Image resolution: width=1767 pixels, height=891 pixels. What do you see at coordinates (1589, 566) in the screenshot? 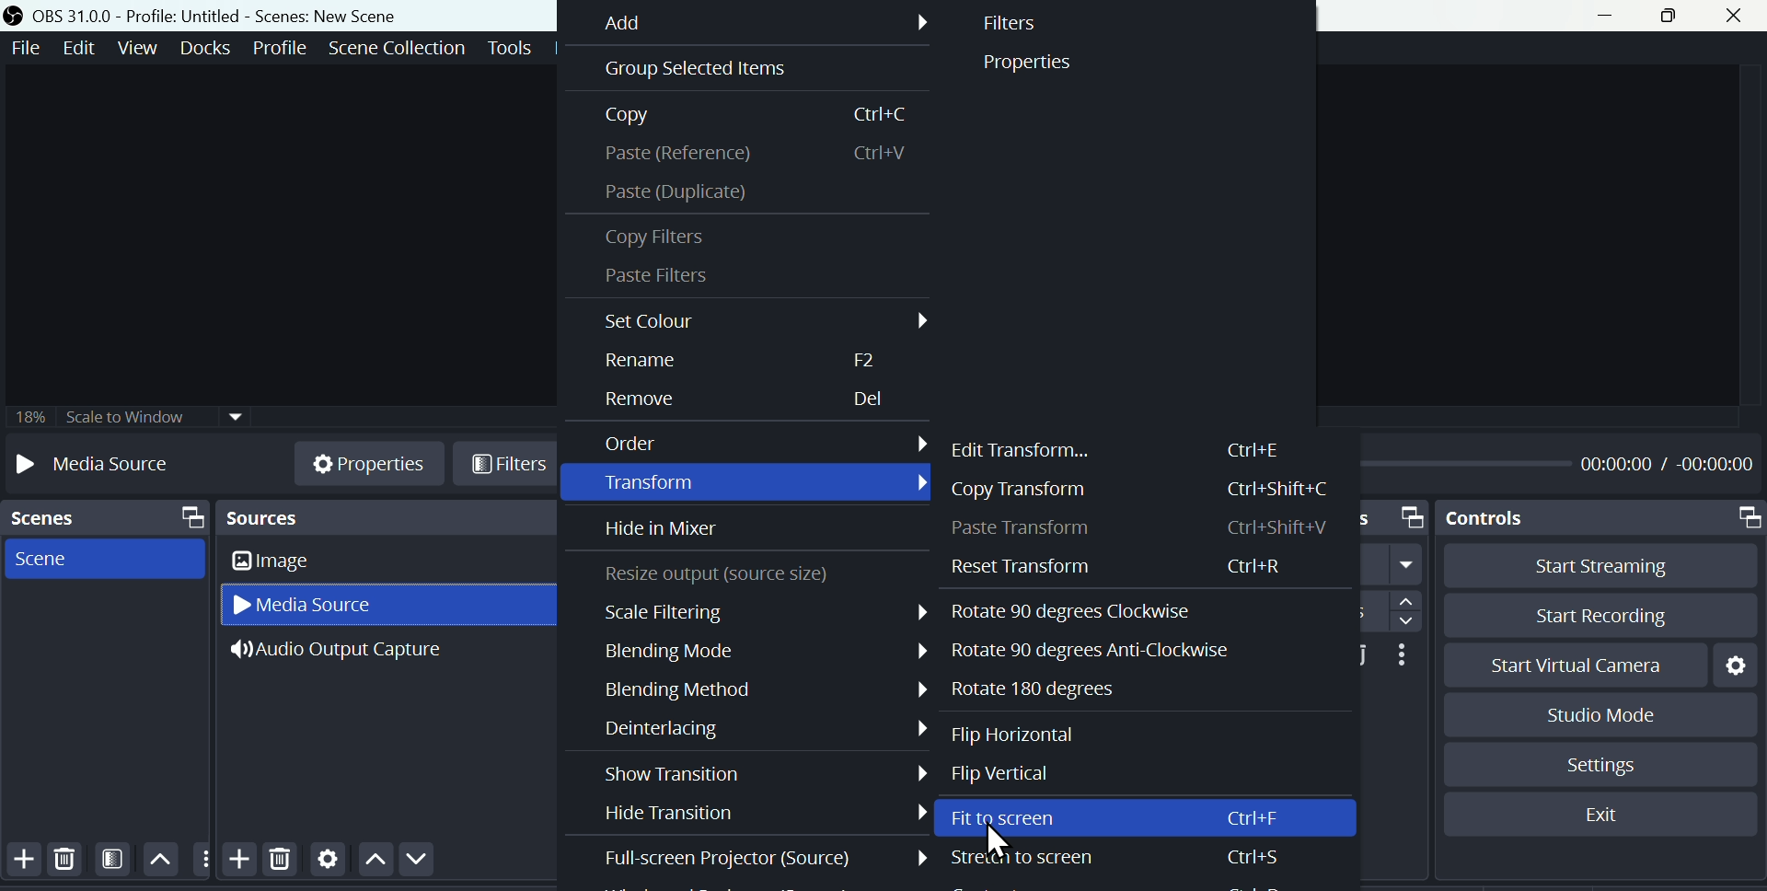
I see `Start streaming` at bounding box center [1589, 566].